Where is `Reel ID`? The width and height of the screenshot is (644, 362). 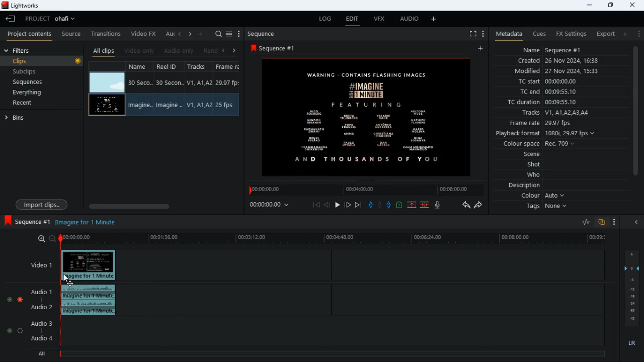 Reel ID is located at coordinates (169, 105).